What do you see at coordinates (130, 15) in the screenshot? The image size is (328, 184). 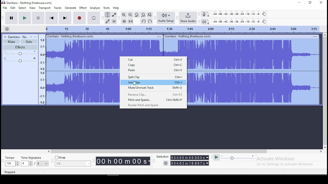 I see `zoom out` at bounding box center [130, 15].